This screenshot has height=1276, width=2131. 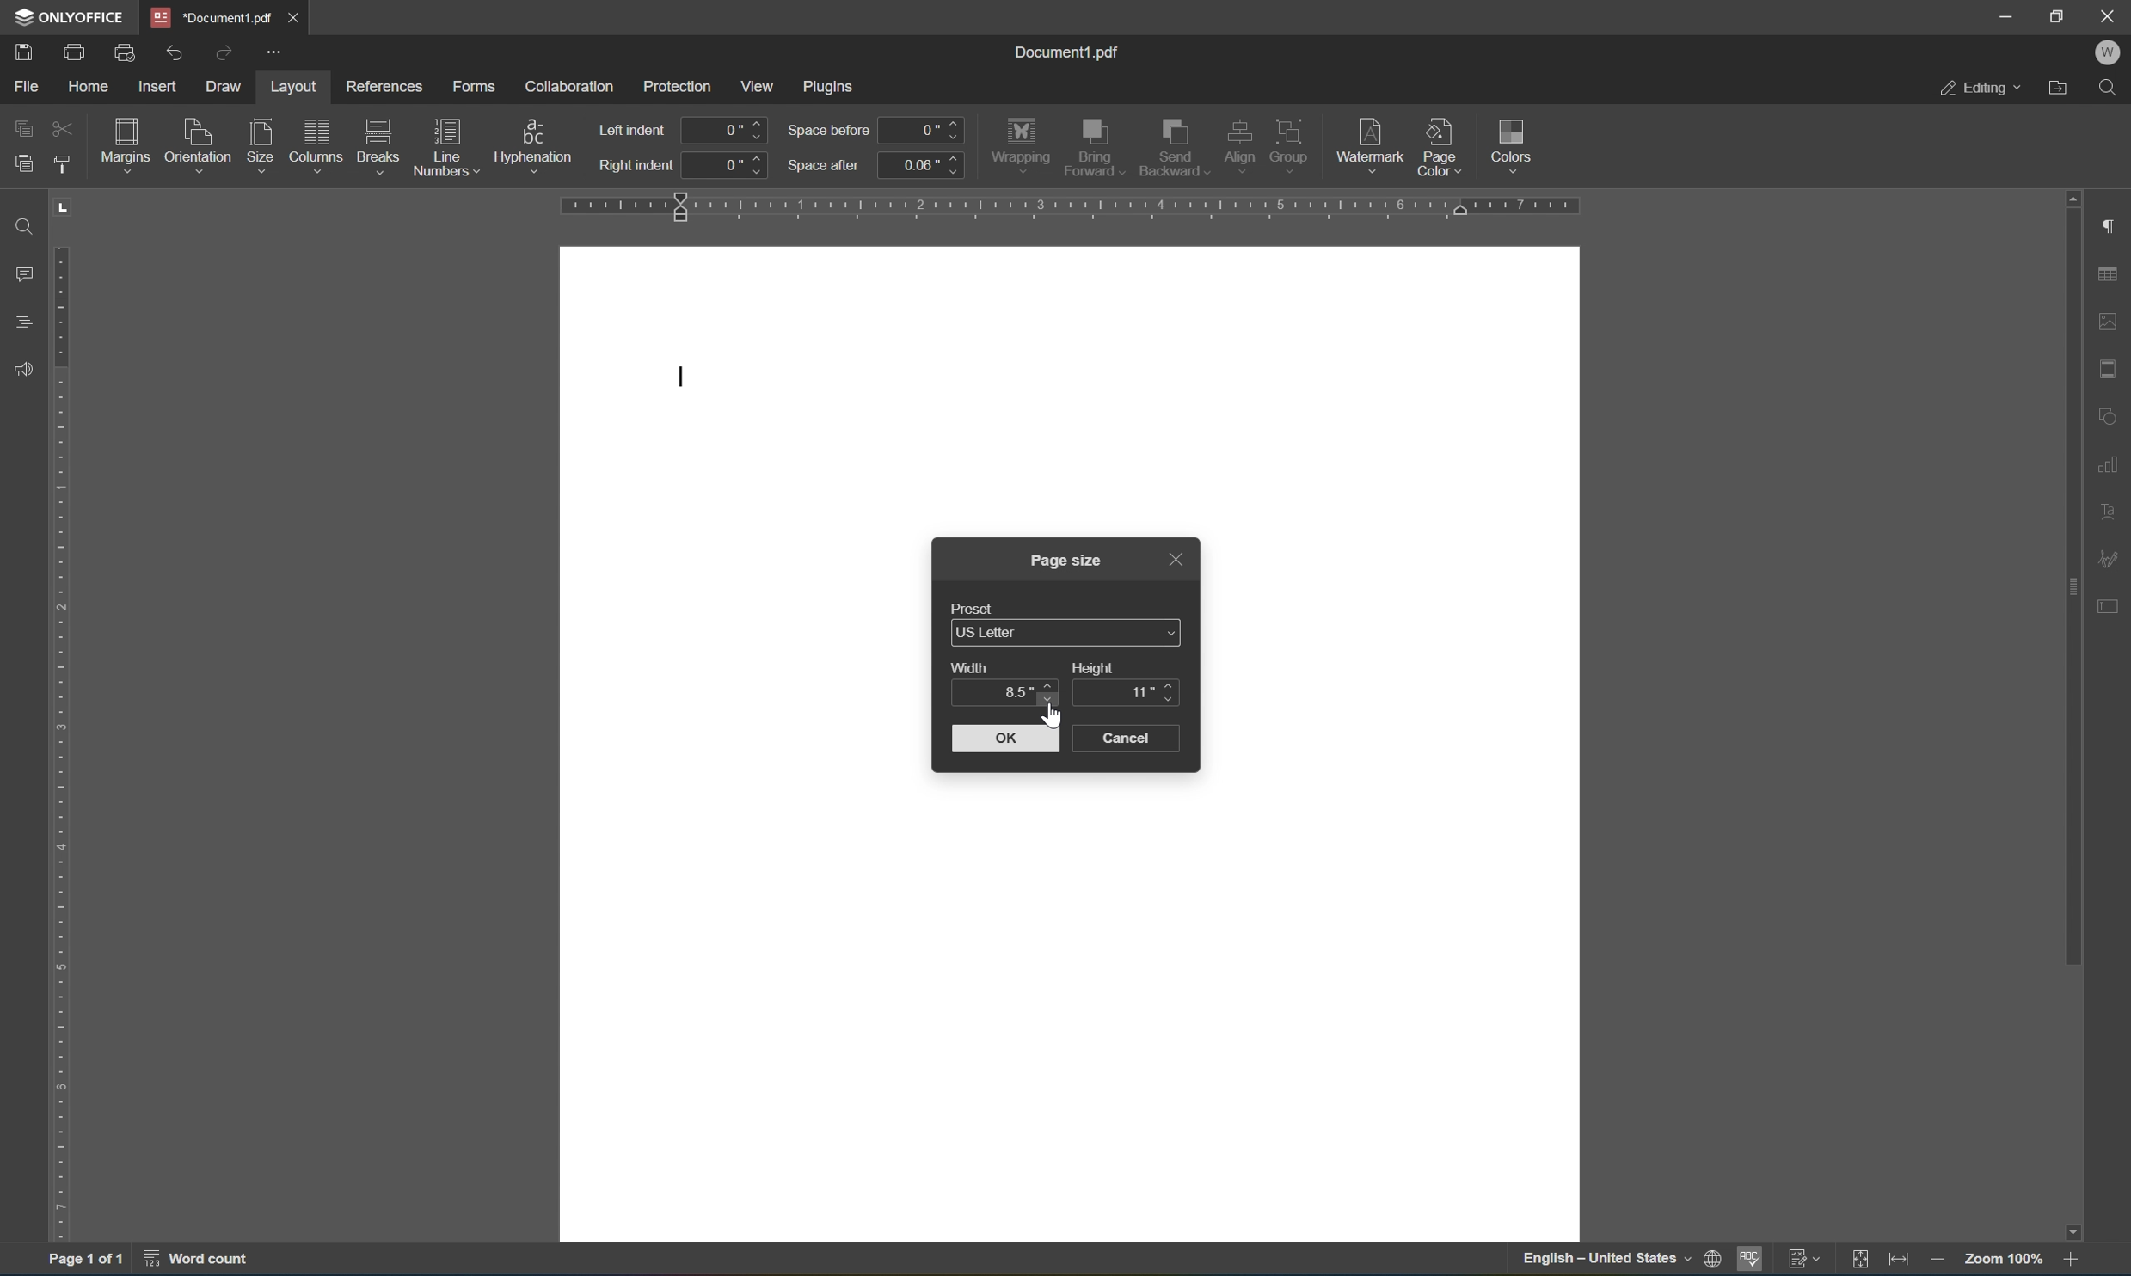 What do you see at coordinates (2060, 14) in the screenshot?
I see `restore down` at bounding box center [2060, 14].